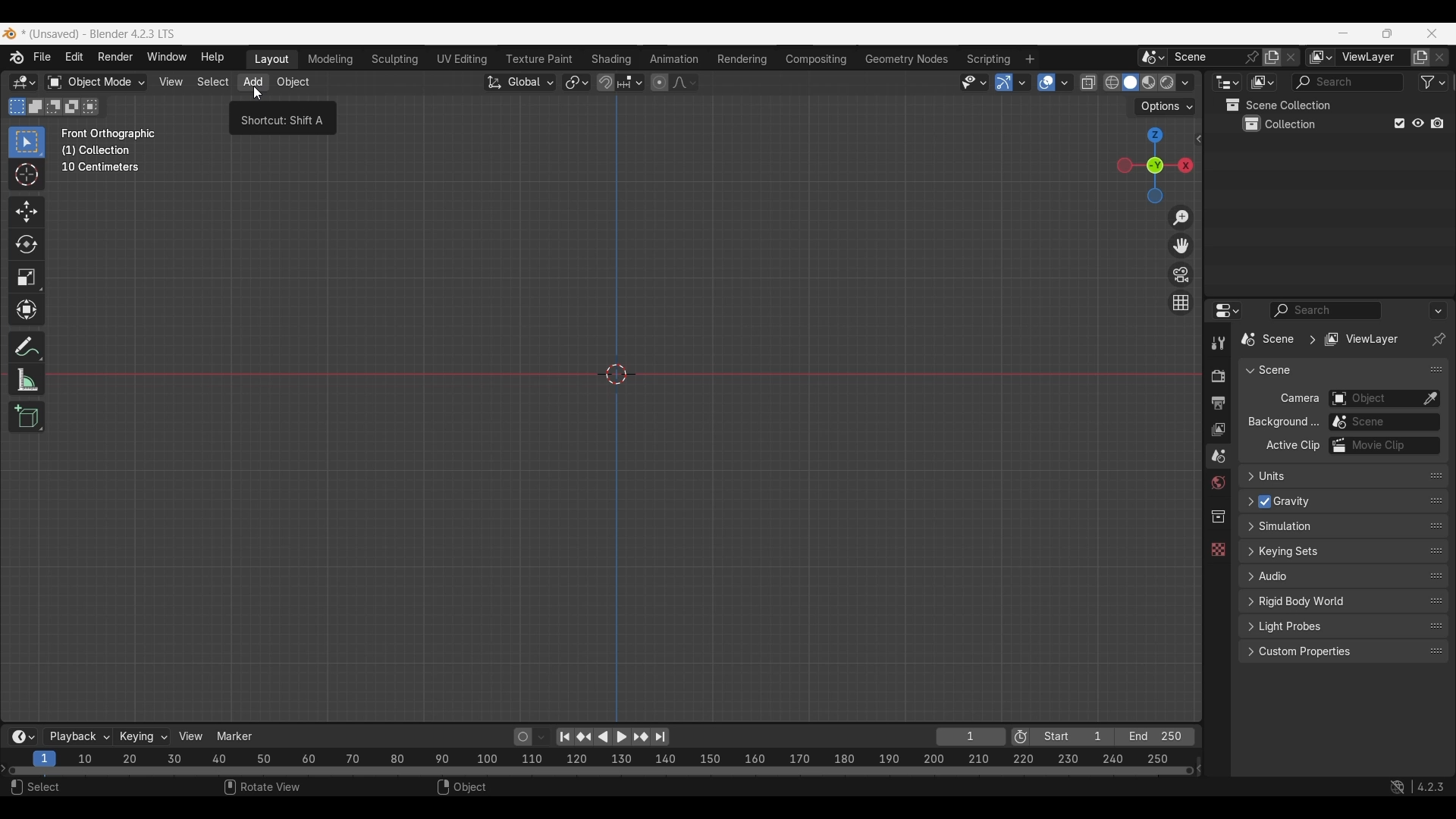 The width and height of the screenshot is (1456, 819). I want to click on Change order in the list, so click(1436, 526).